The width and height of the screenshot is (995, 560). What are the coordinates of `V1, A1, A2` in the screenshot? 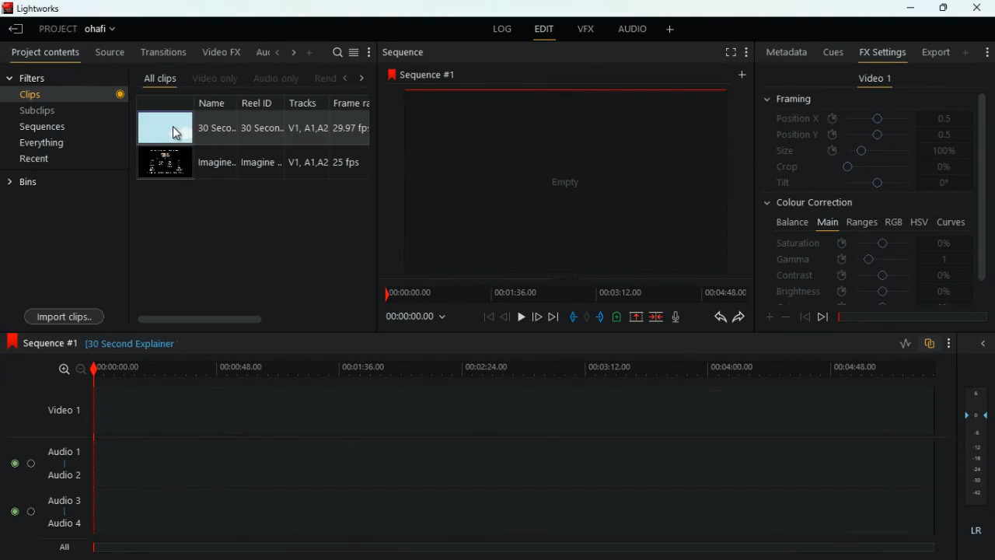 It's located at (307, 125).